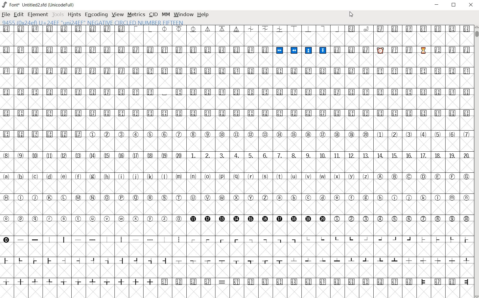  Describe the element at coordinates (235, 159) in the screenshot. I see `glyph characters` at that location.